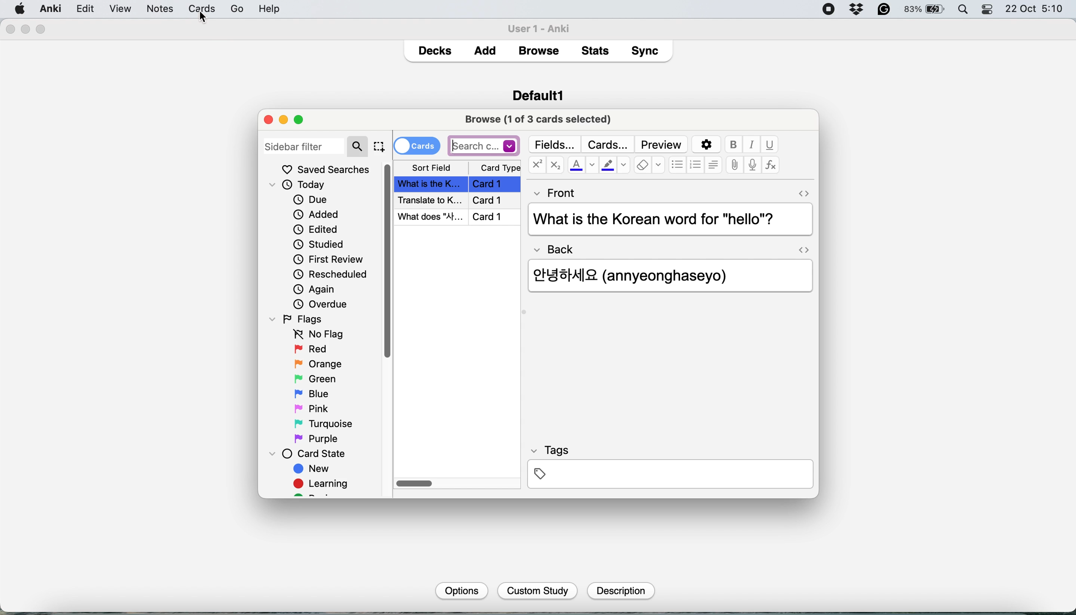  I want to click on search bar, so click(484, 145).